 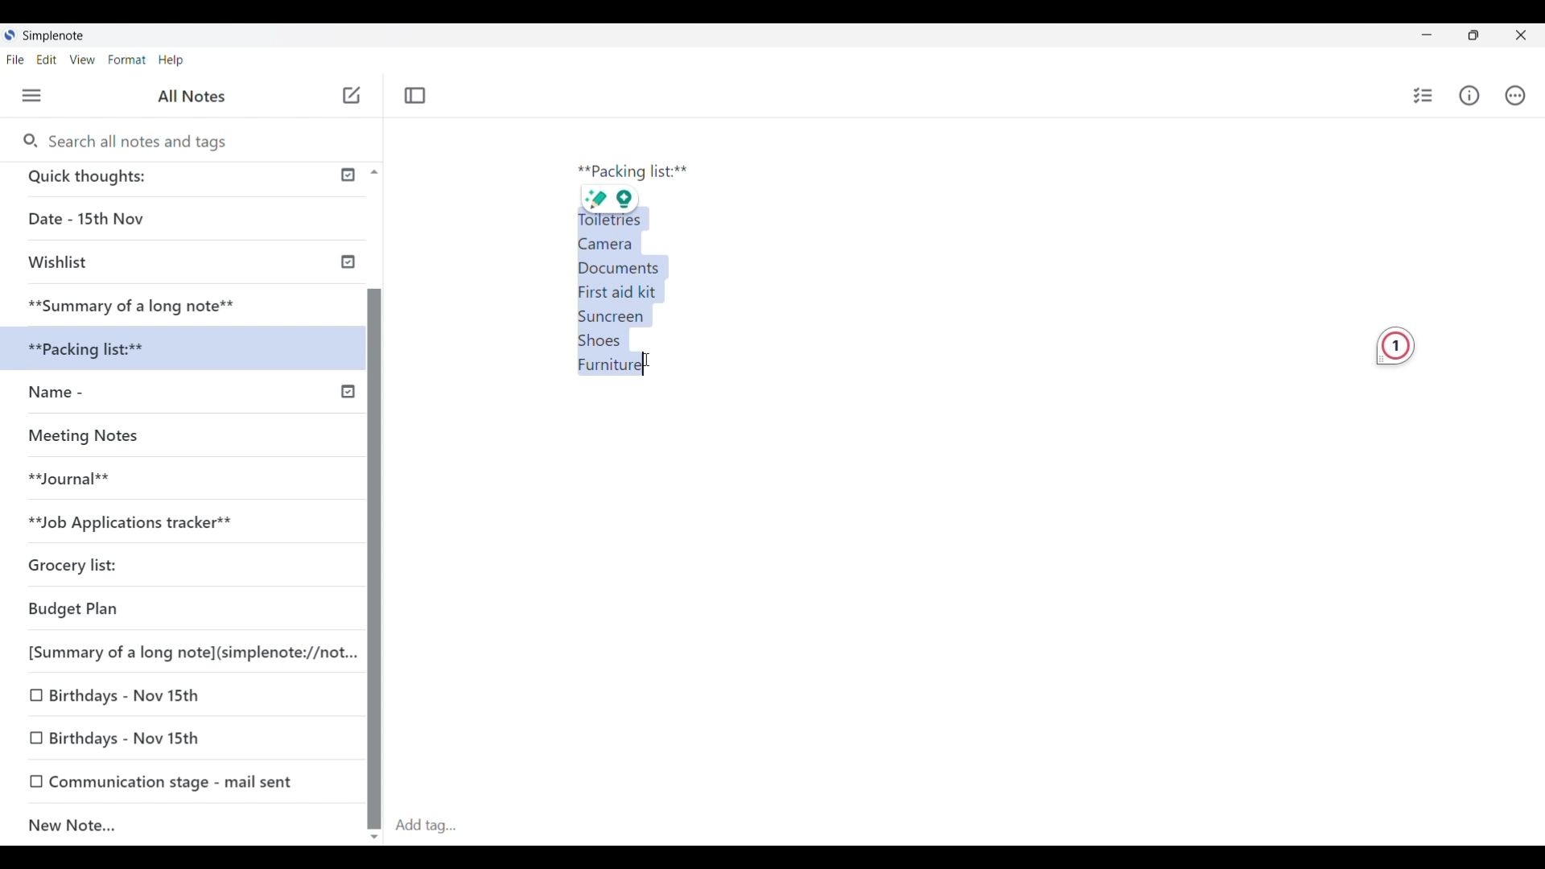 I want to click on Text selected, so click(x=626, y=296).